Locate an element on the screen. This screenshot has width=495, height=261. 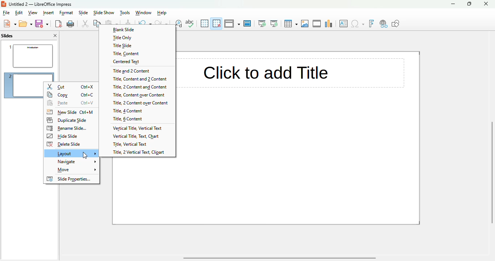
new slide is located at coordinates (71, 112).